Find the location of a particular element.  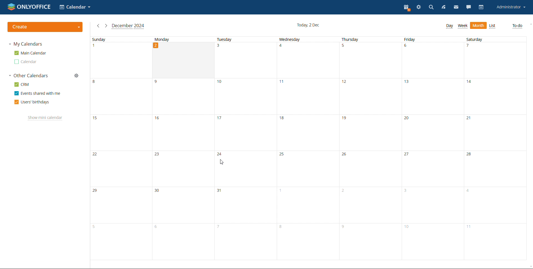

7 is located at coordinates (218, 227).